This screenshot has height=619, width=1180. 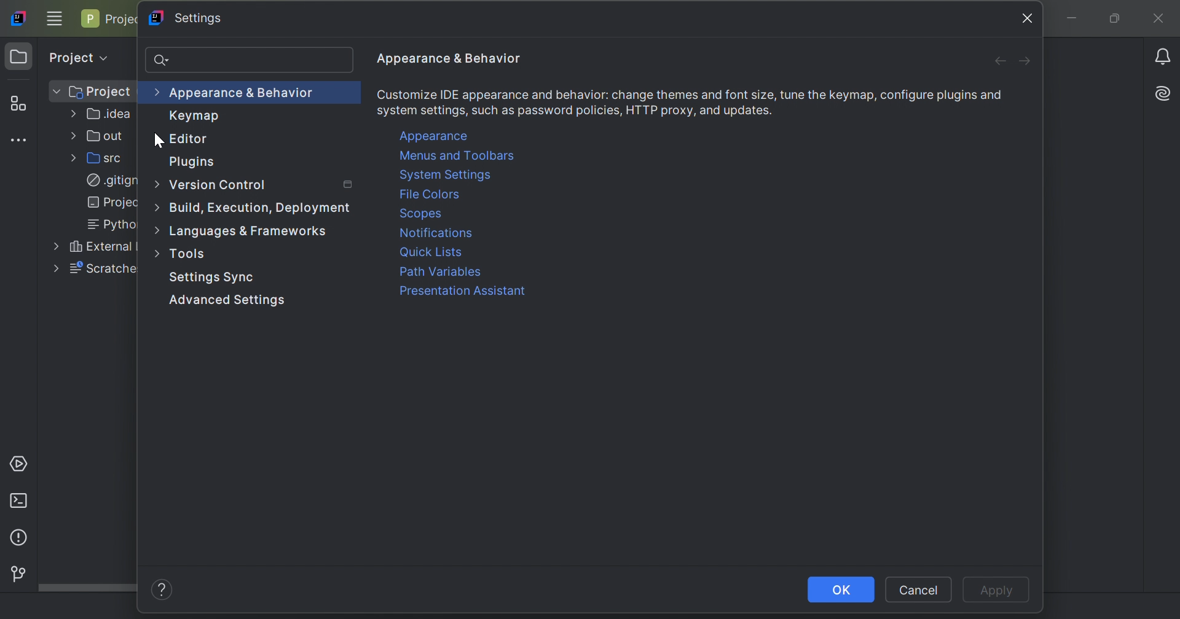 What do you see at coordinates (999, 62) in the screenshot?
I see `Back` at bounding box center [999, 62].